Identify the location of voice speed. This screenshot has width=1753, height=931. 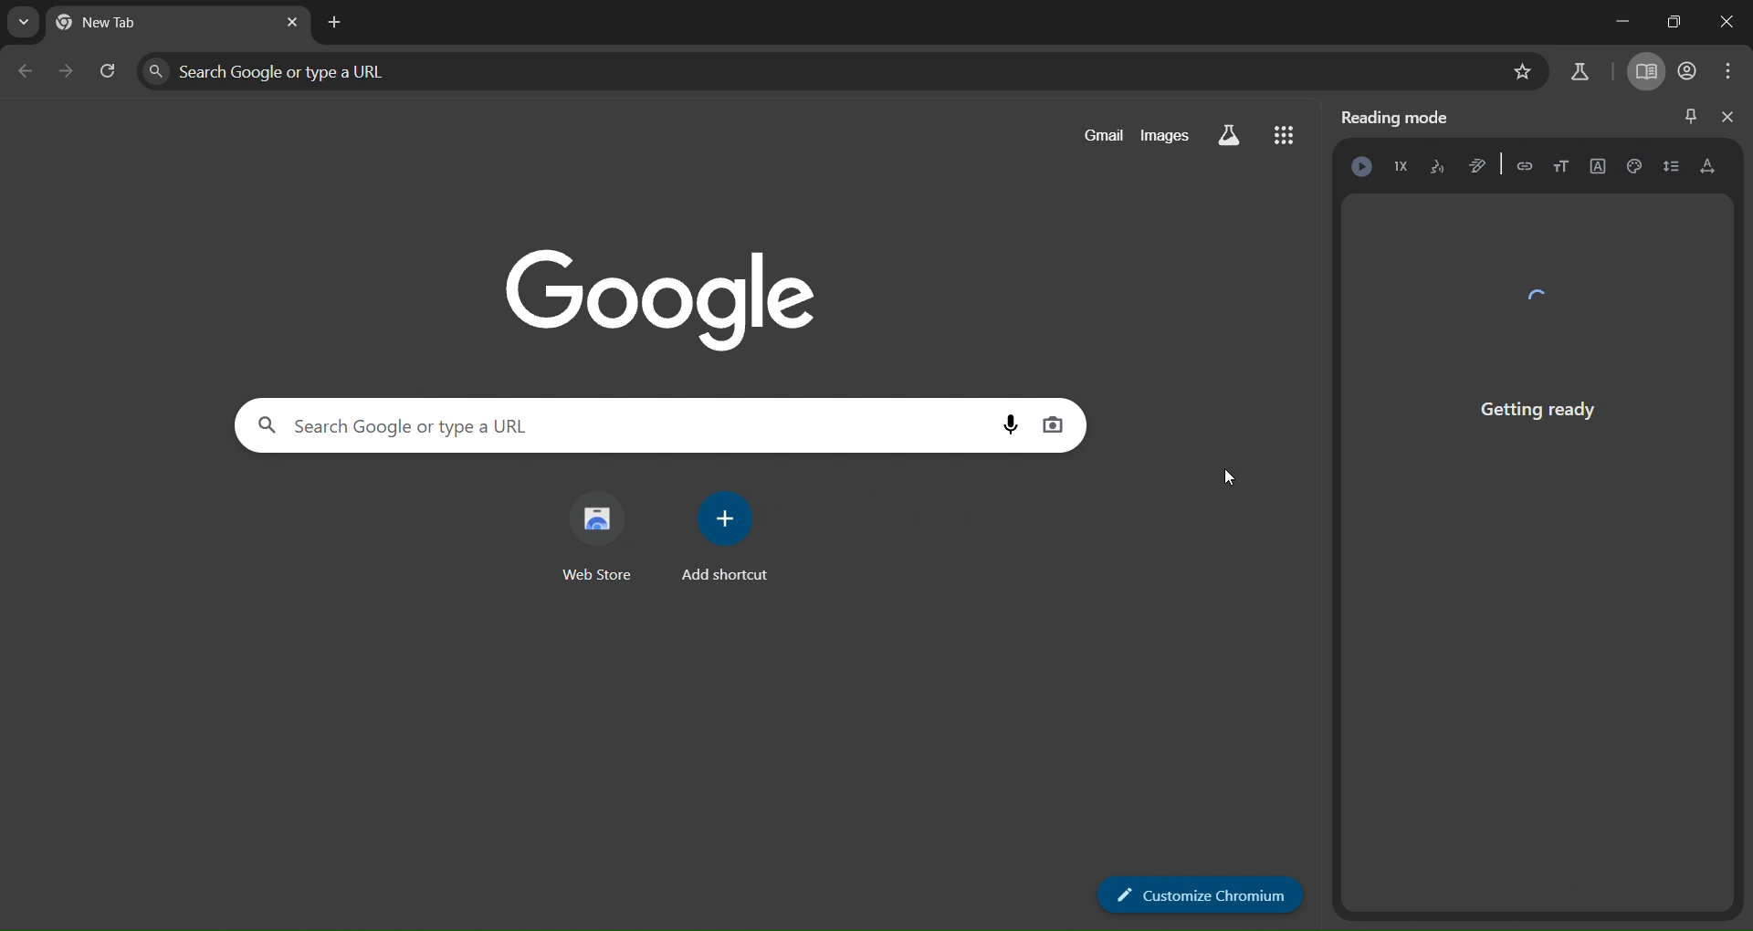
(1402, 168).